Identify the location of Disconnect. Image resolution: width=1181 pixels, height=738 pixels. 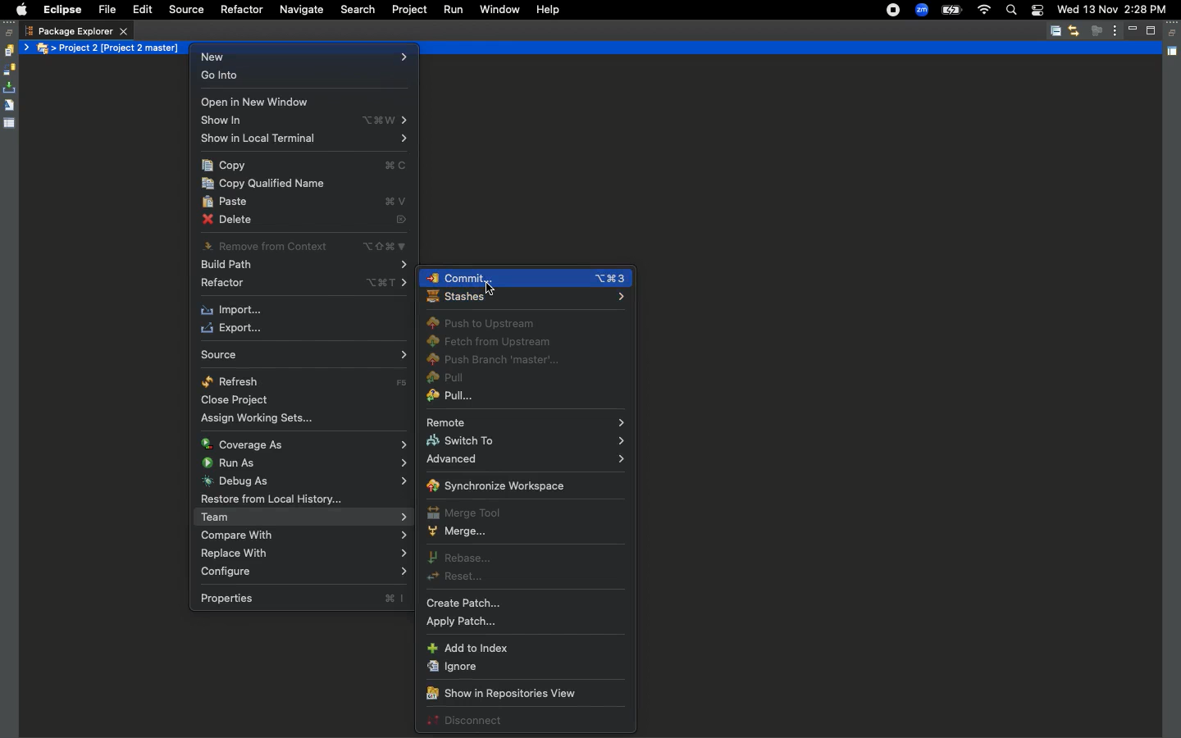
(472, 720).